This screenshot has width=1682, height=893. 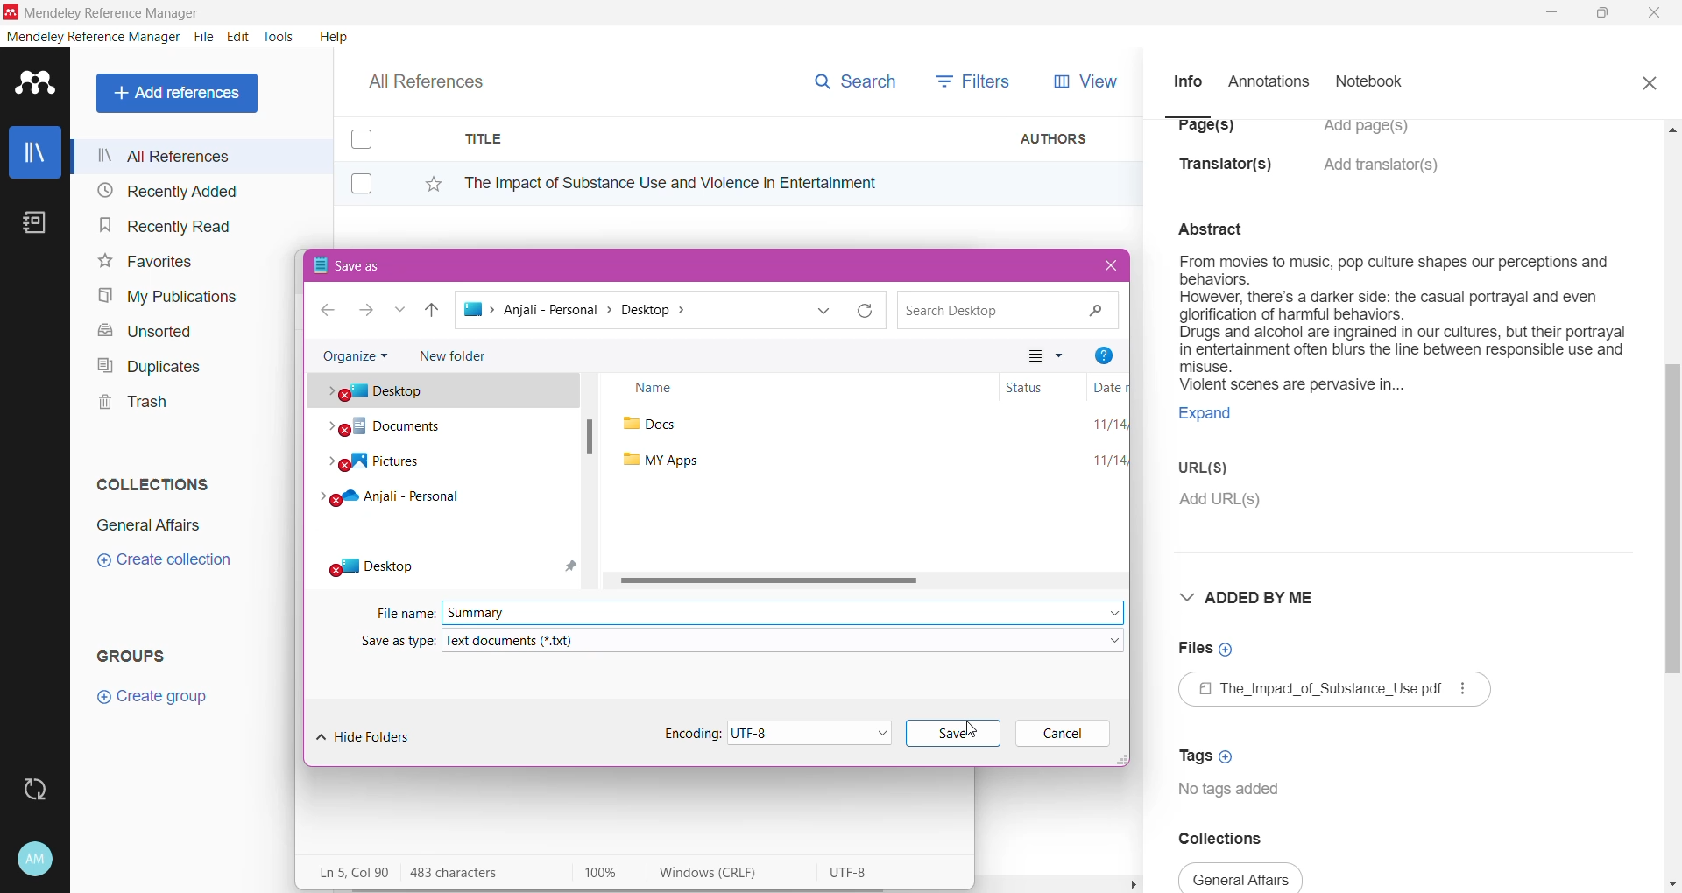 I want to click on Notebook, so click(x=1375, y=83).